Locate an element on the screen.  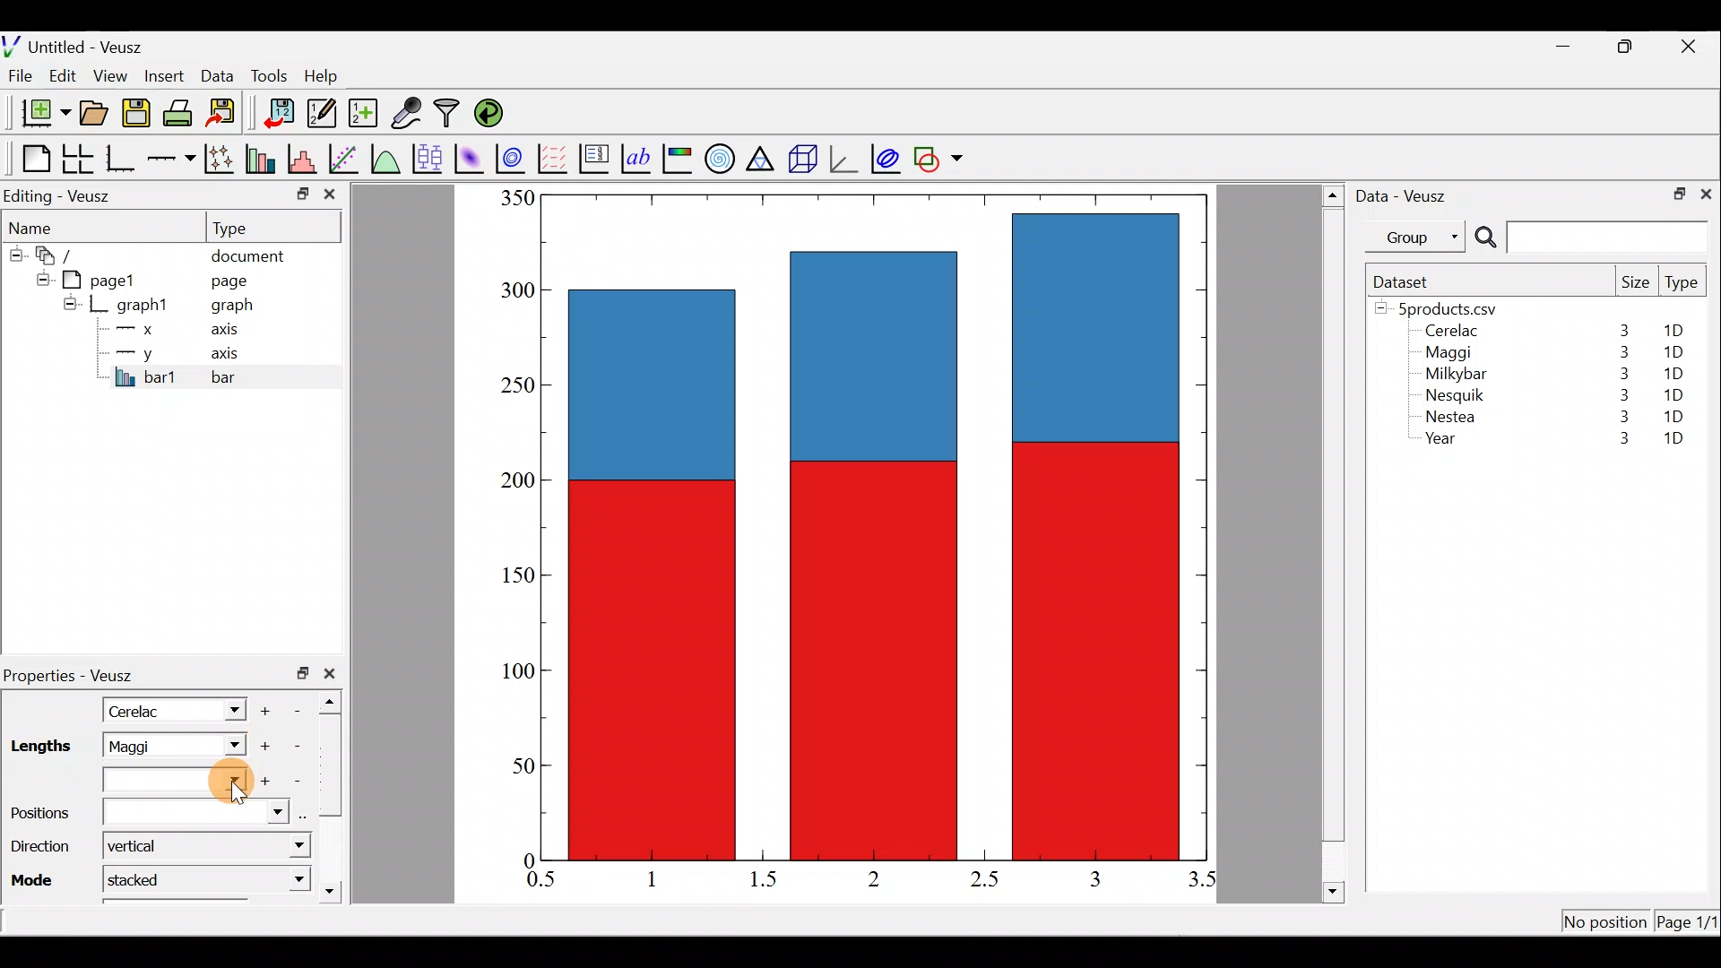
3 is located at coordinates (1620, 419).